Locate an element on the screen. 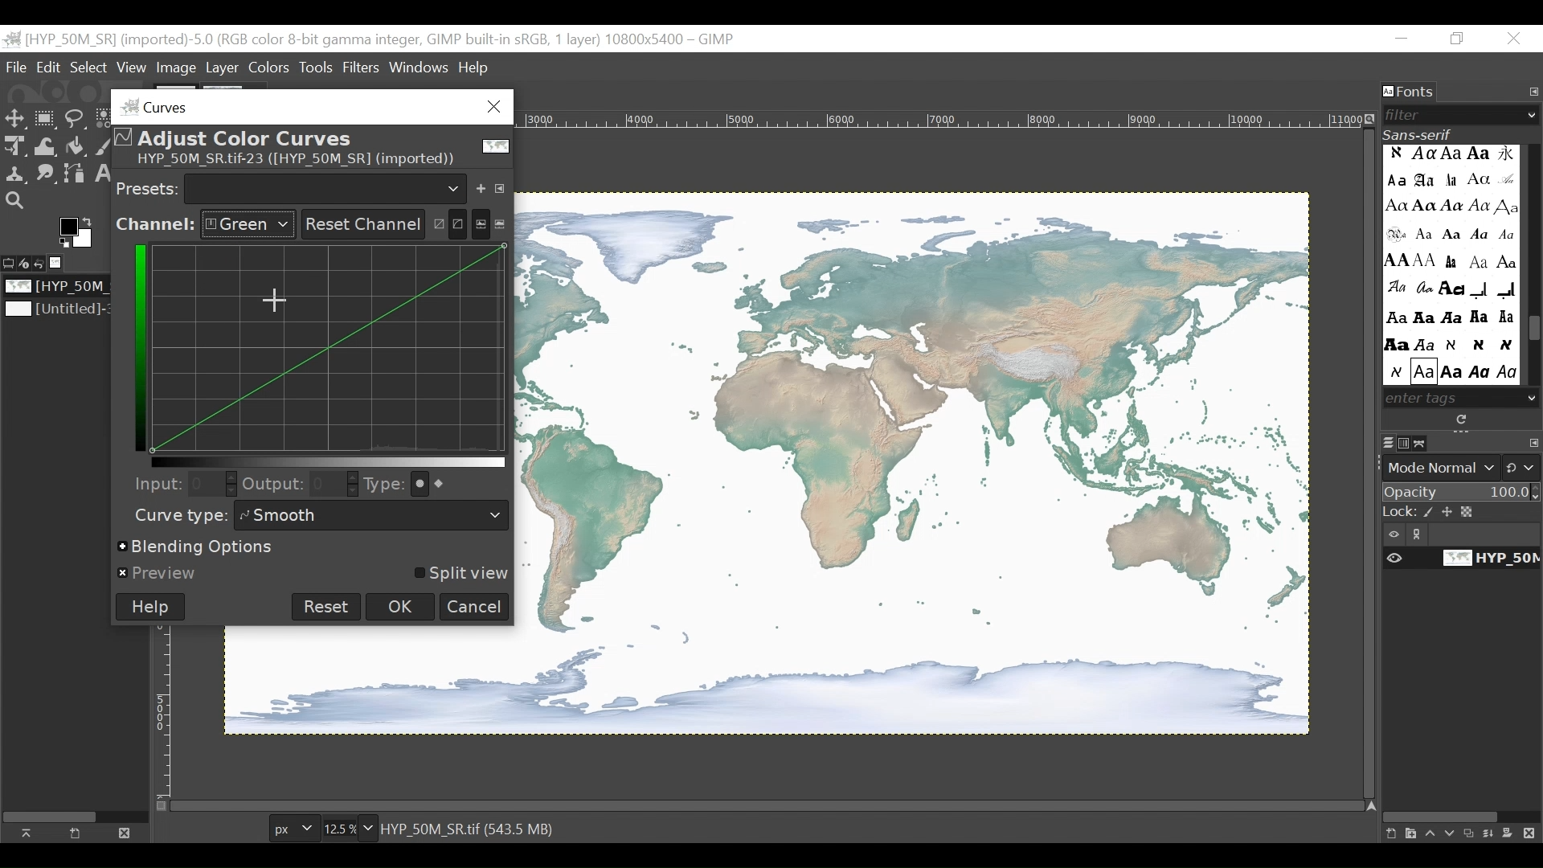  Create a new display is located at coordinates (75, 833).